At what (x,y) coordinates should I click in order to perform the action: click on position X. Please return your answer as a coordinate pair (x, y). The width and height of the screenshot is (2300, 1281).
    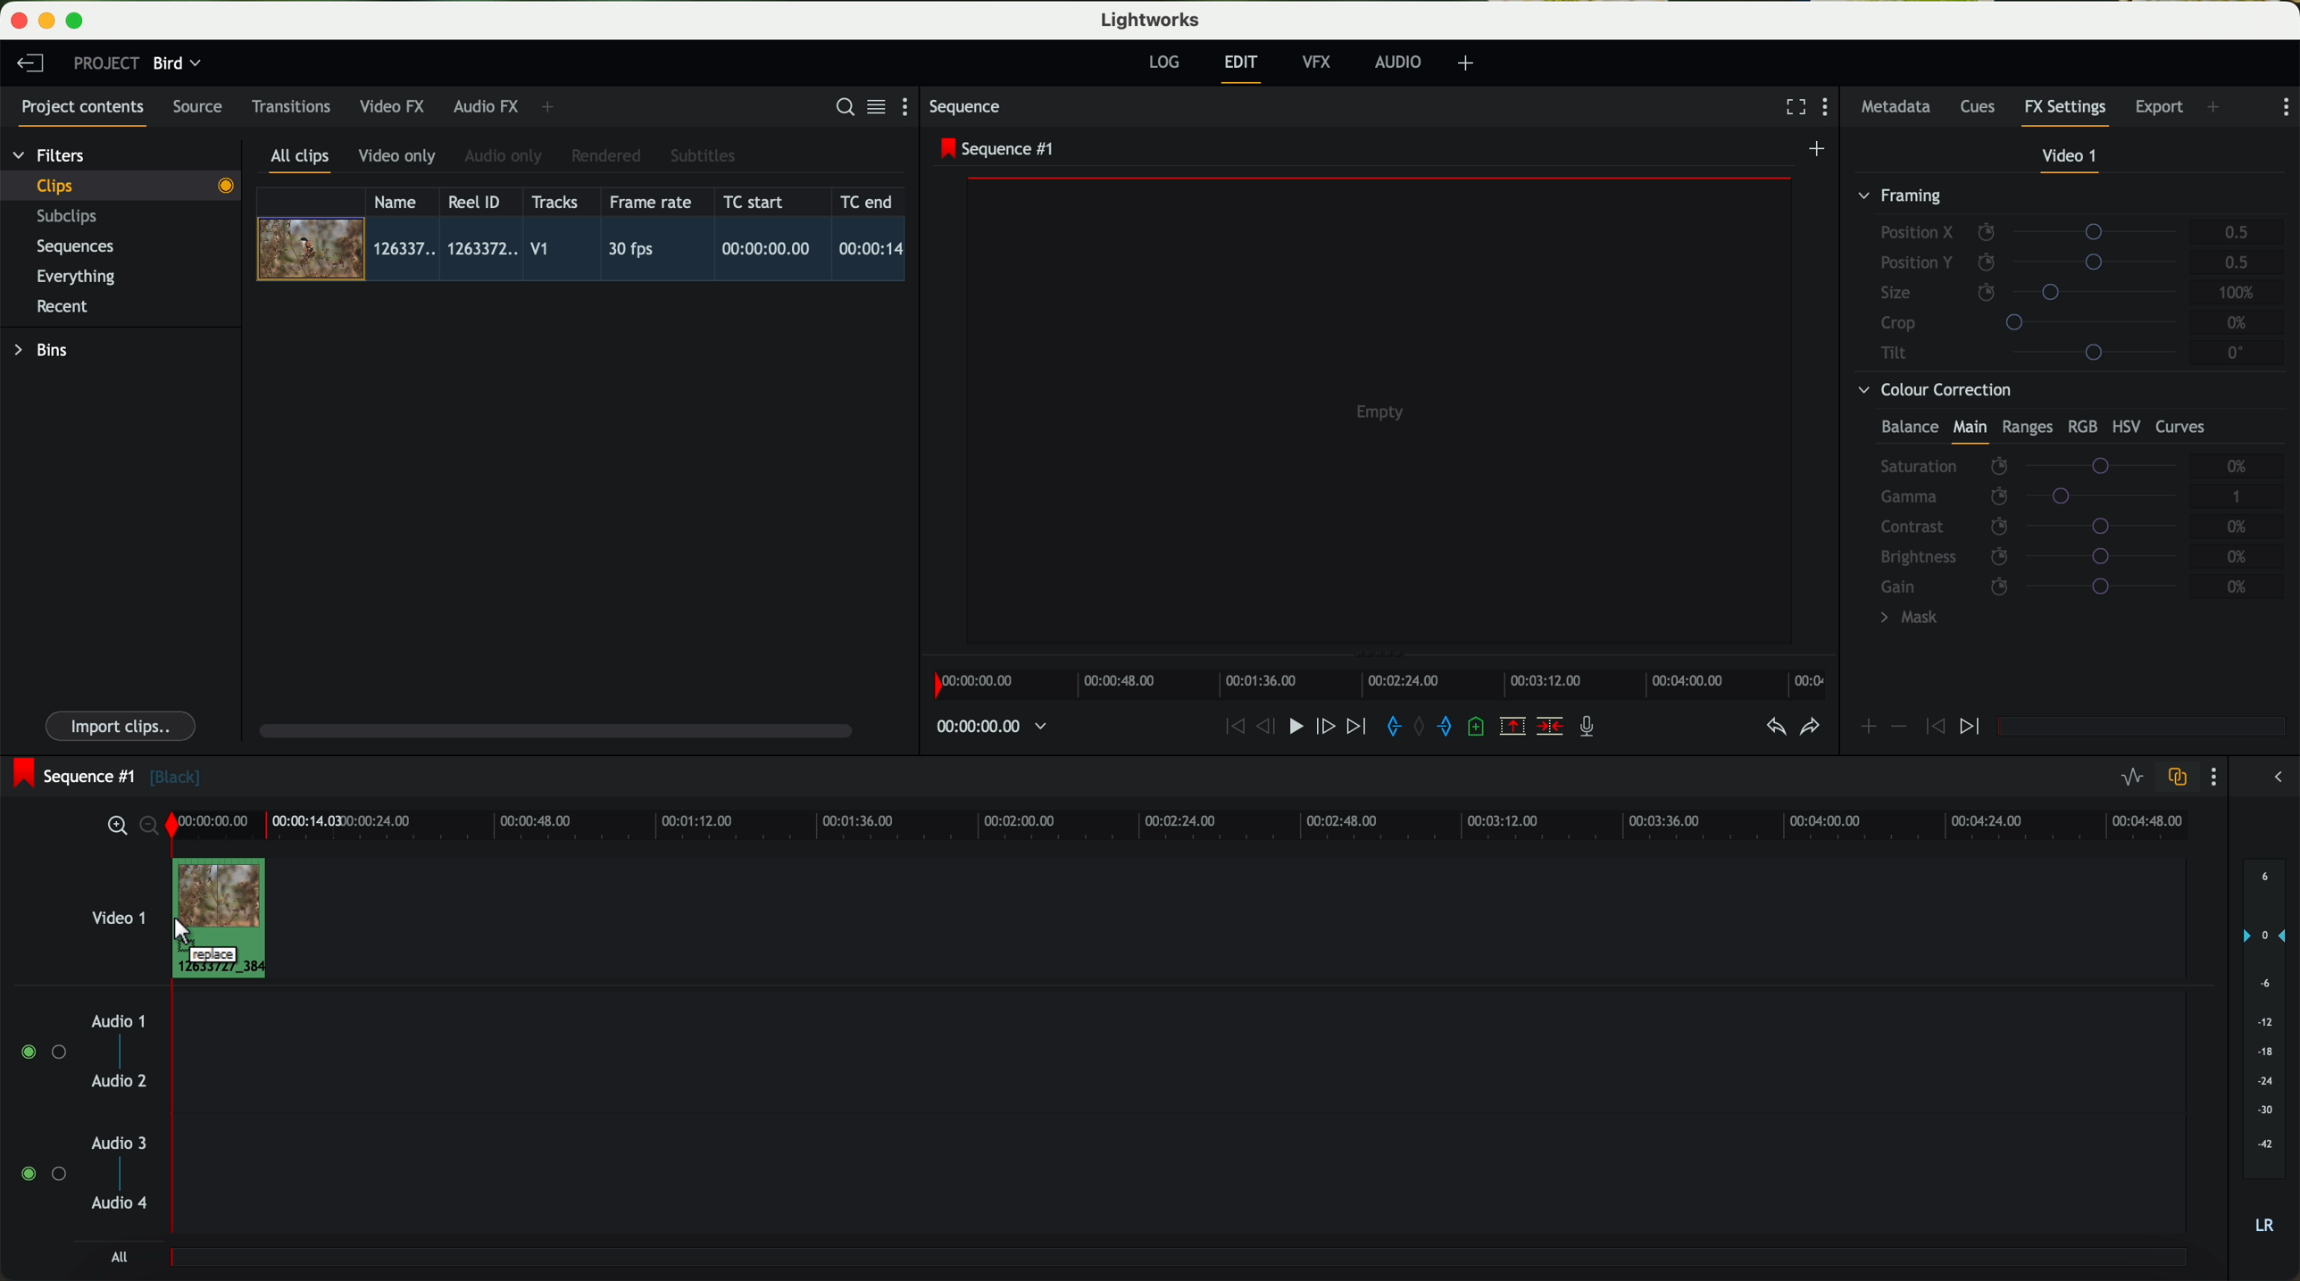
    Looking at the image, I should click on (2035, 232).